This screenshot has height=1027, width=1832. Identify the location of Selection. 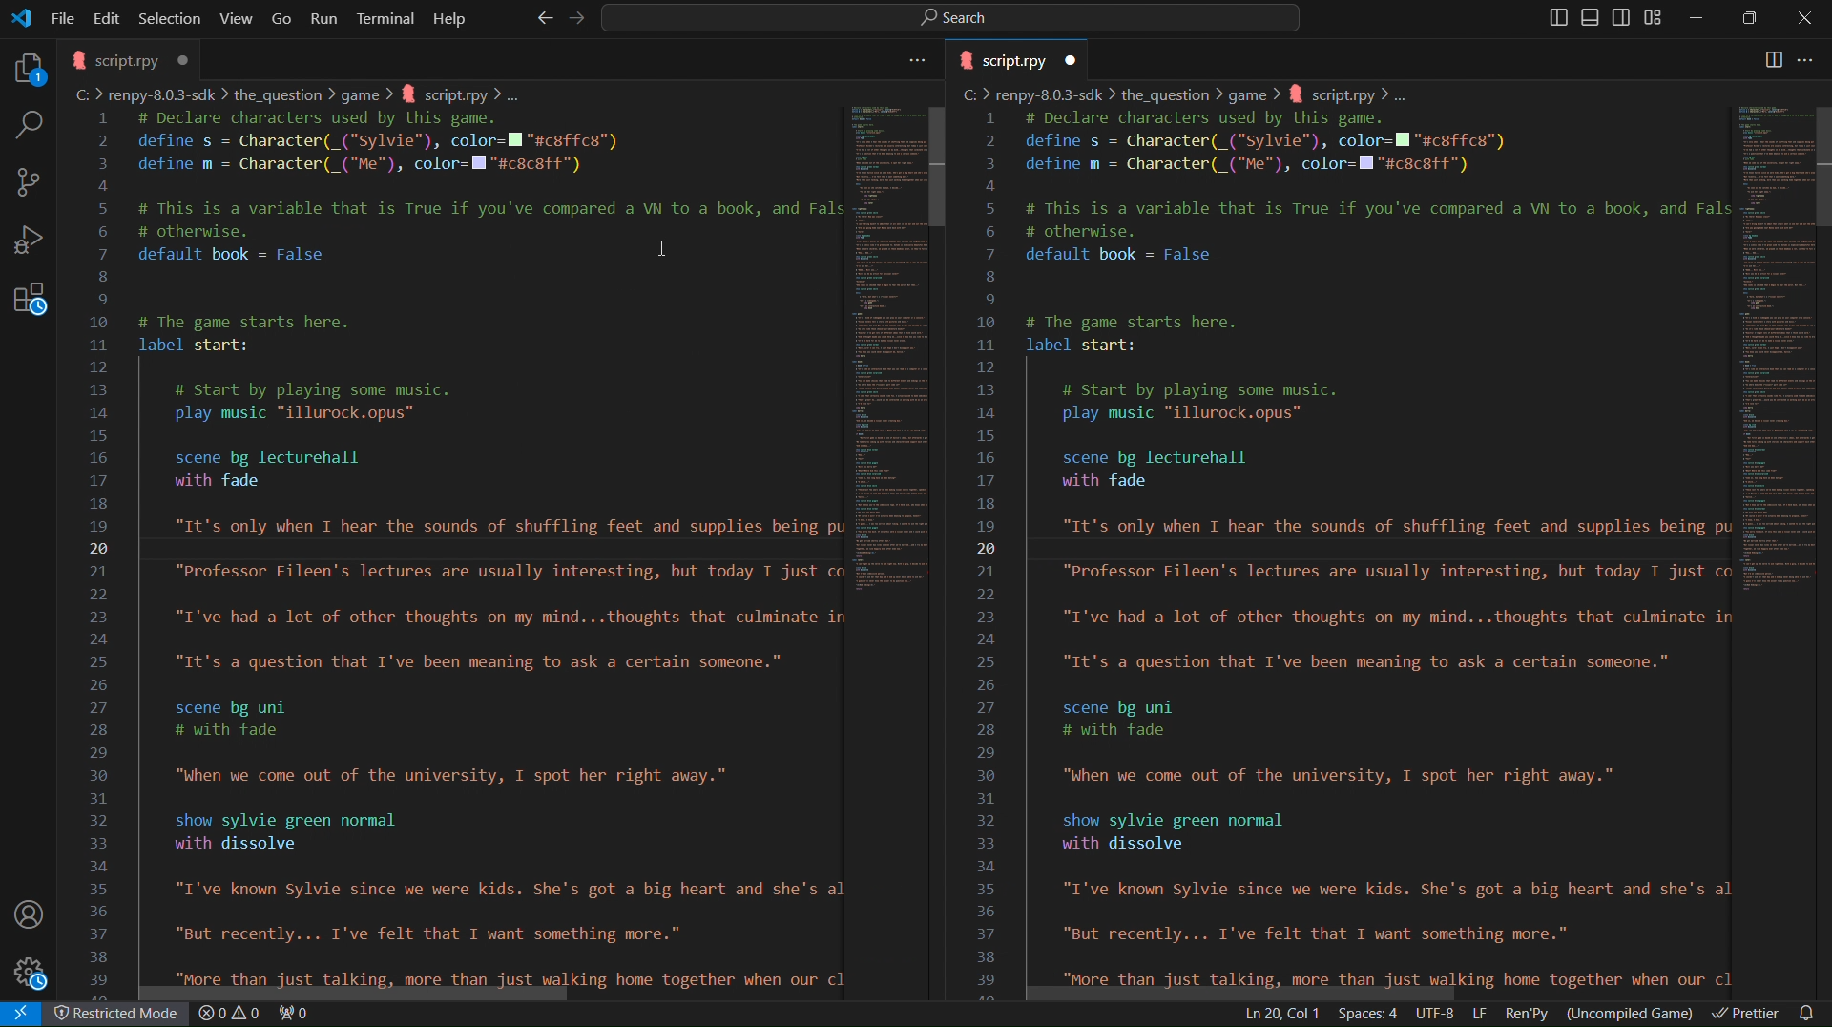
(170, 17).